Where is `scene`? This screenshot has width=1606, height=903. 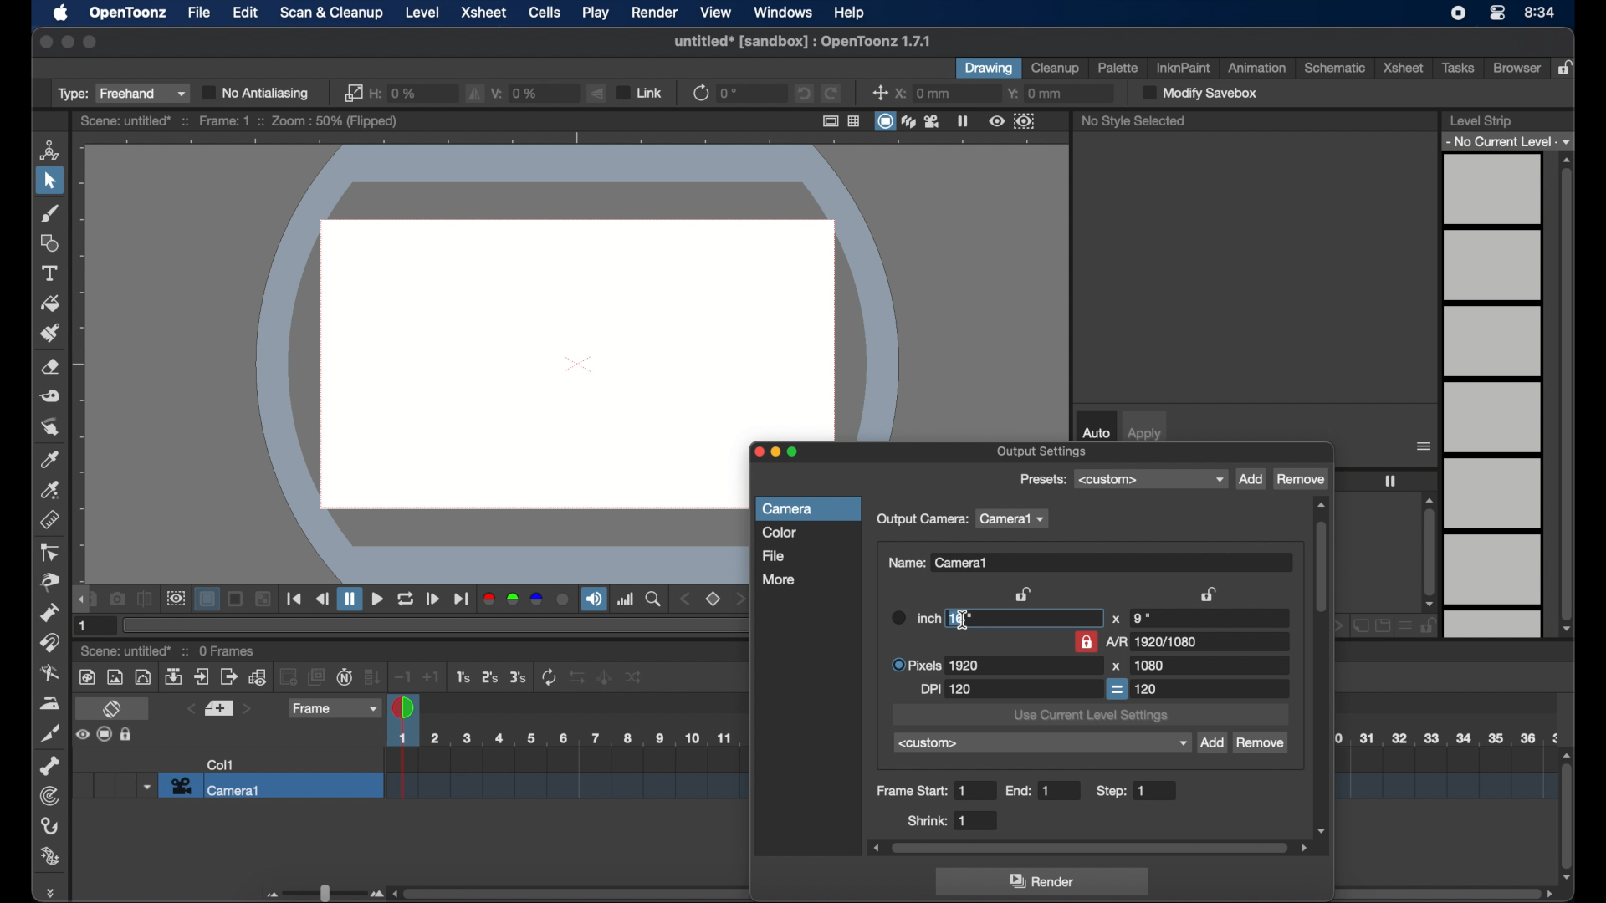
scene is located at coordinates (239, 121).